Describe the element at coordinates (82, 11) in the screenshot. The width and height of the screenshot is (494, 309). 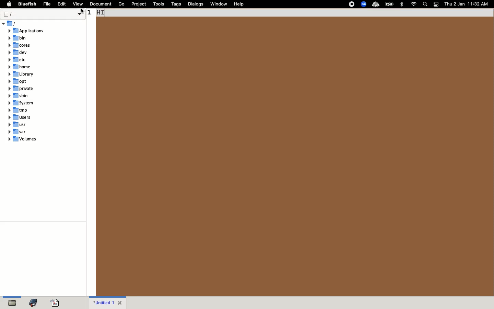
I see `cursor` at that location.